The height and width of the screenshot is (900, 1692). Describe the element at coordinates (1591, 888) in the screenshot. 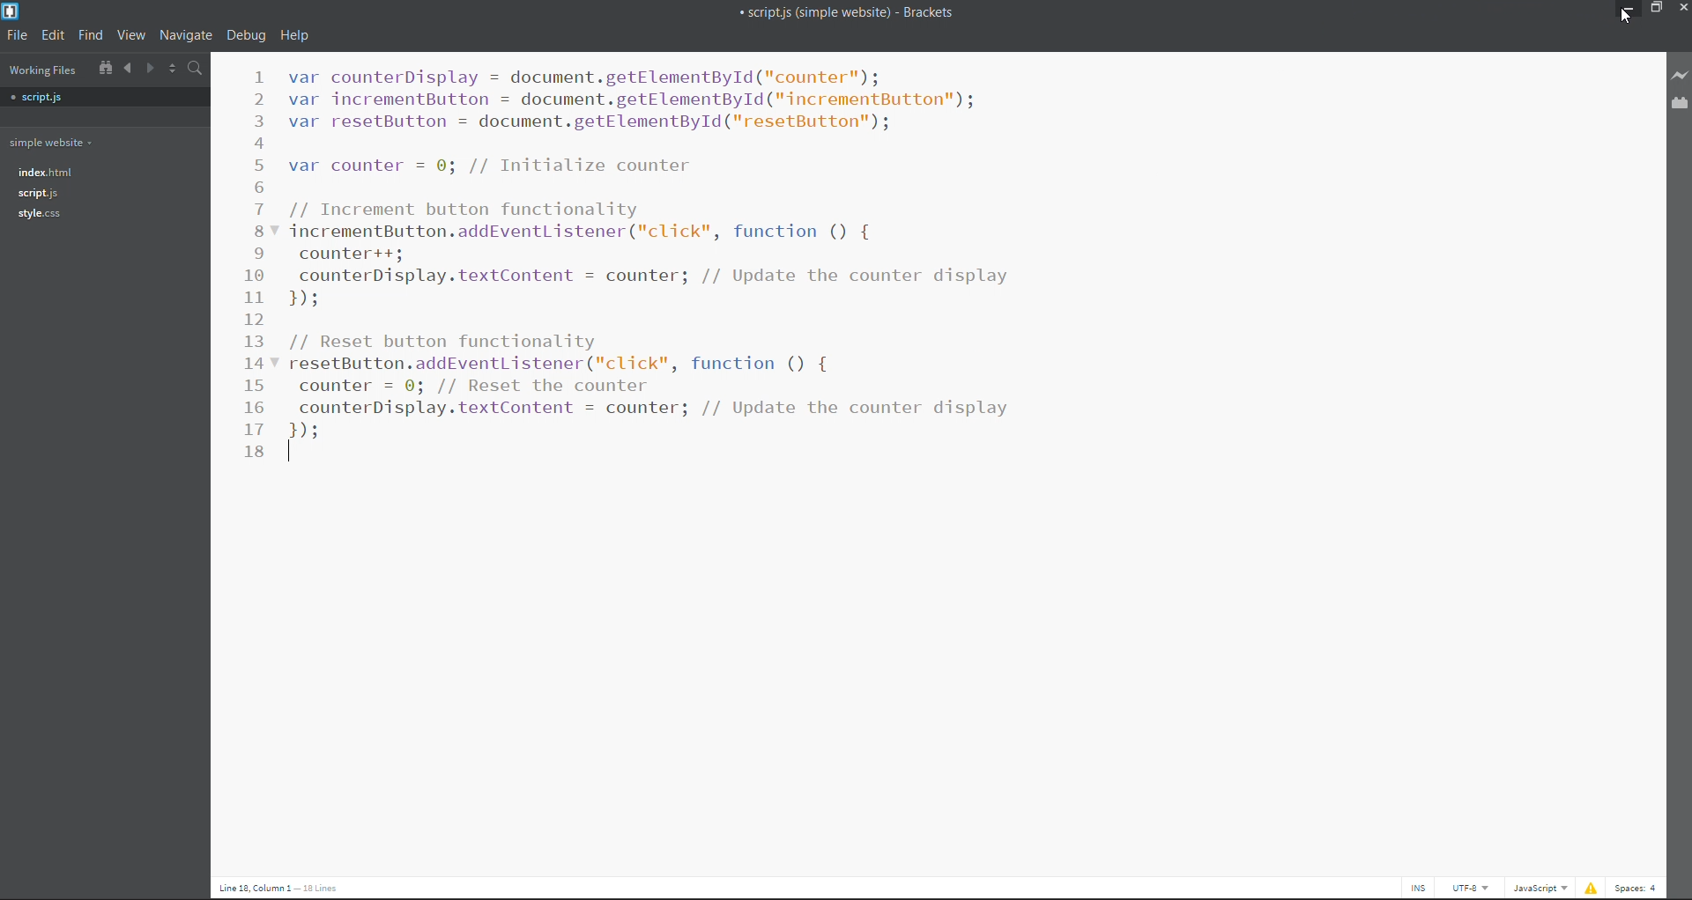

I see `show errors` at that location.